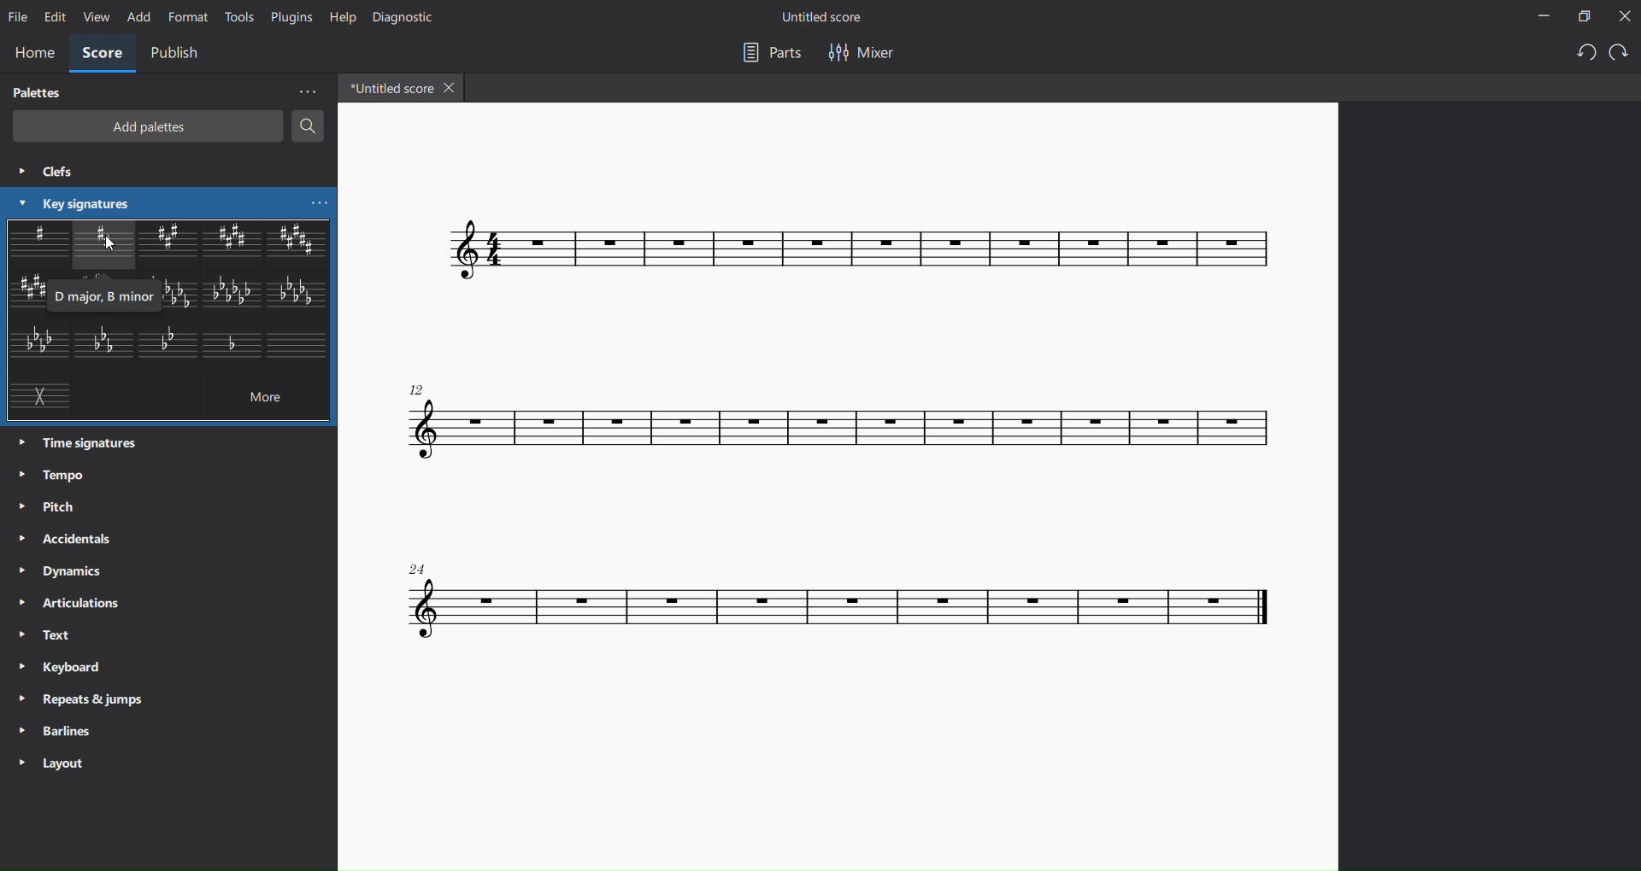 The image size is (1641, 871). What do you see at coordinates (1542, 15) in the screenshot?
I see `minimize` at bounding box center [1542, 15].